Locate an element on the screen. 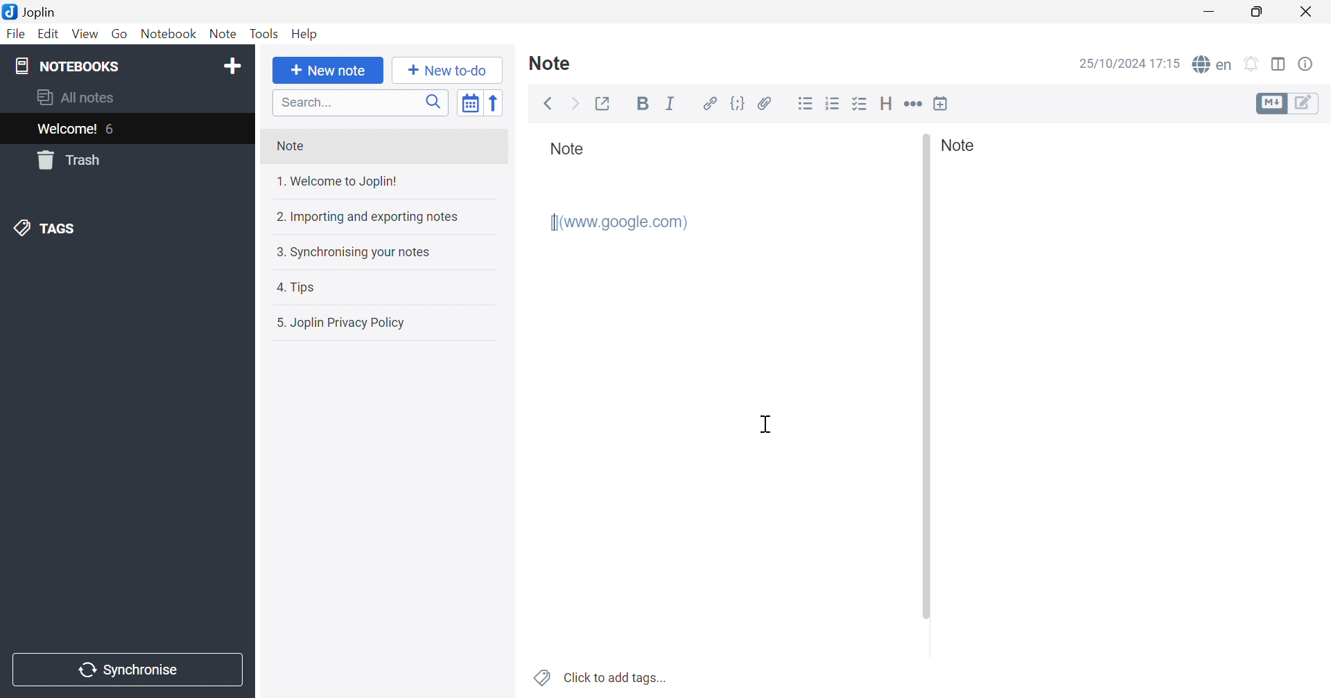 The width and height of the screenshot is (1331, 698). File is located at coordinates (15, 35).